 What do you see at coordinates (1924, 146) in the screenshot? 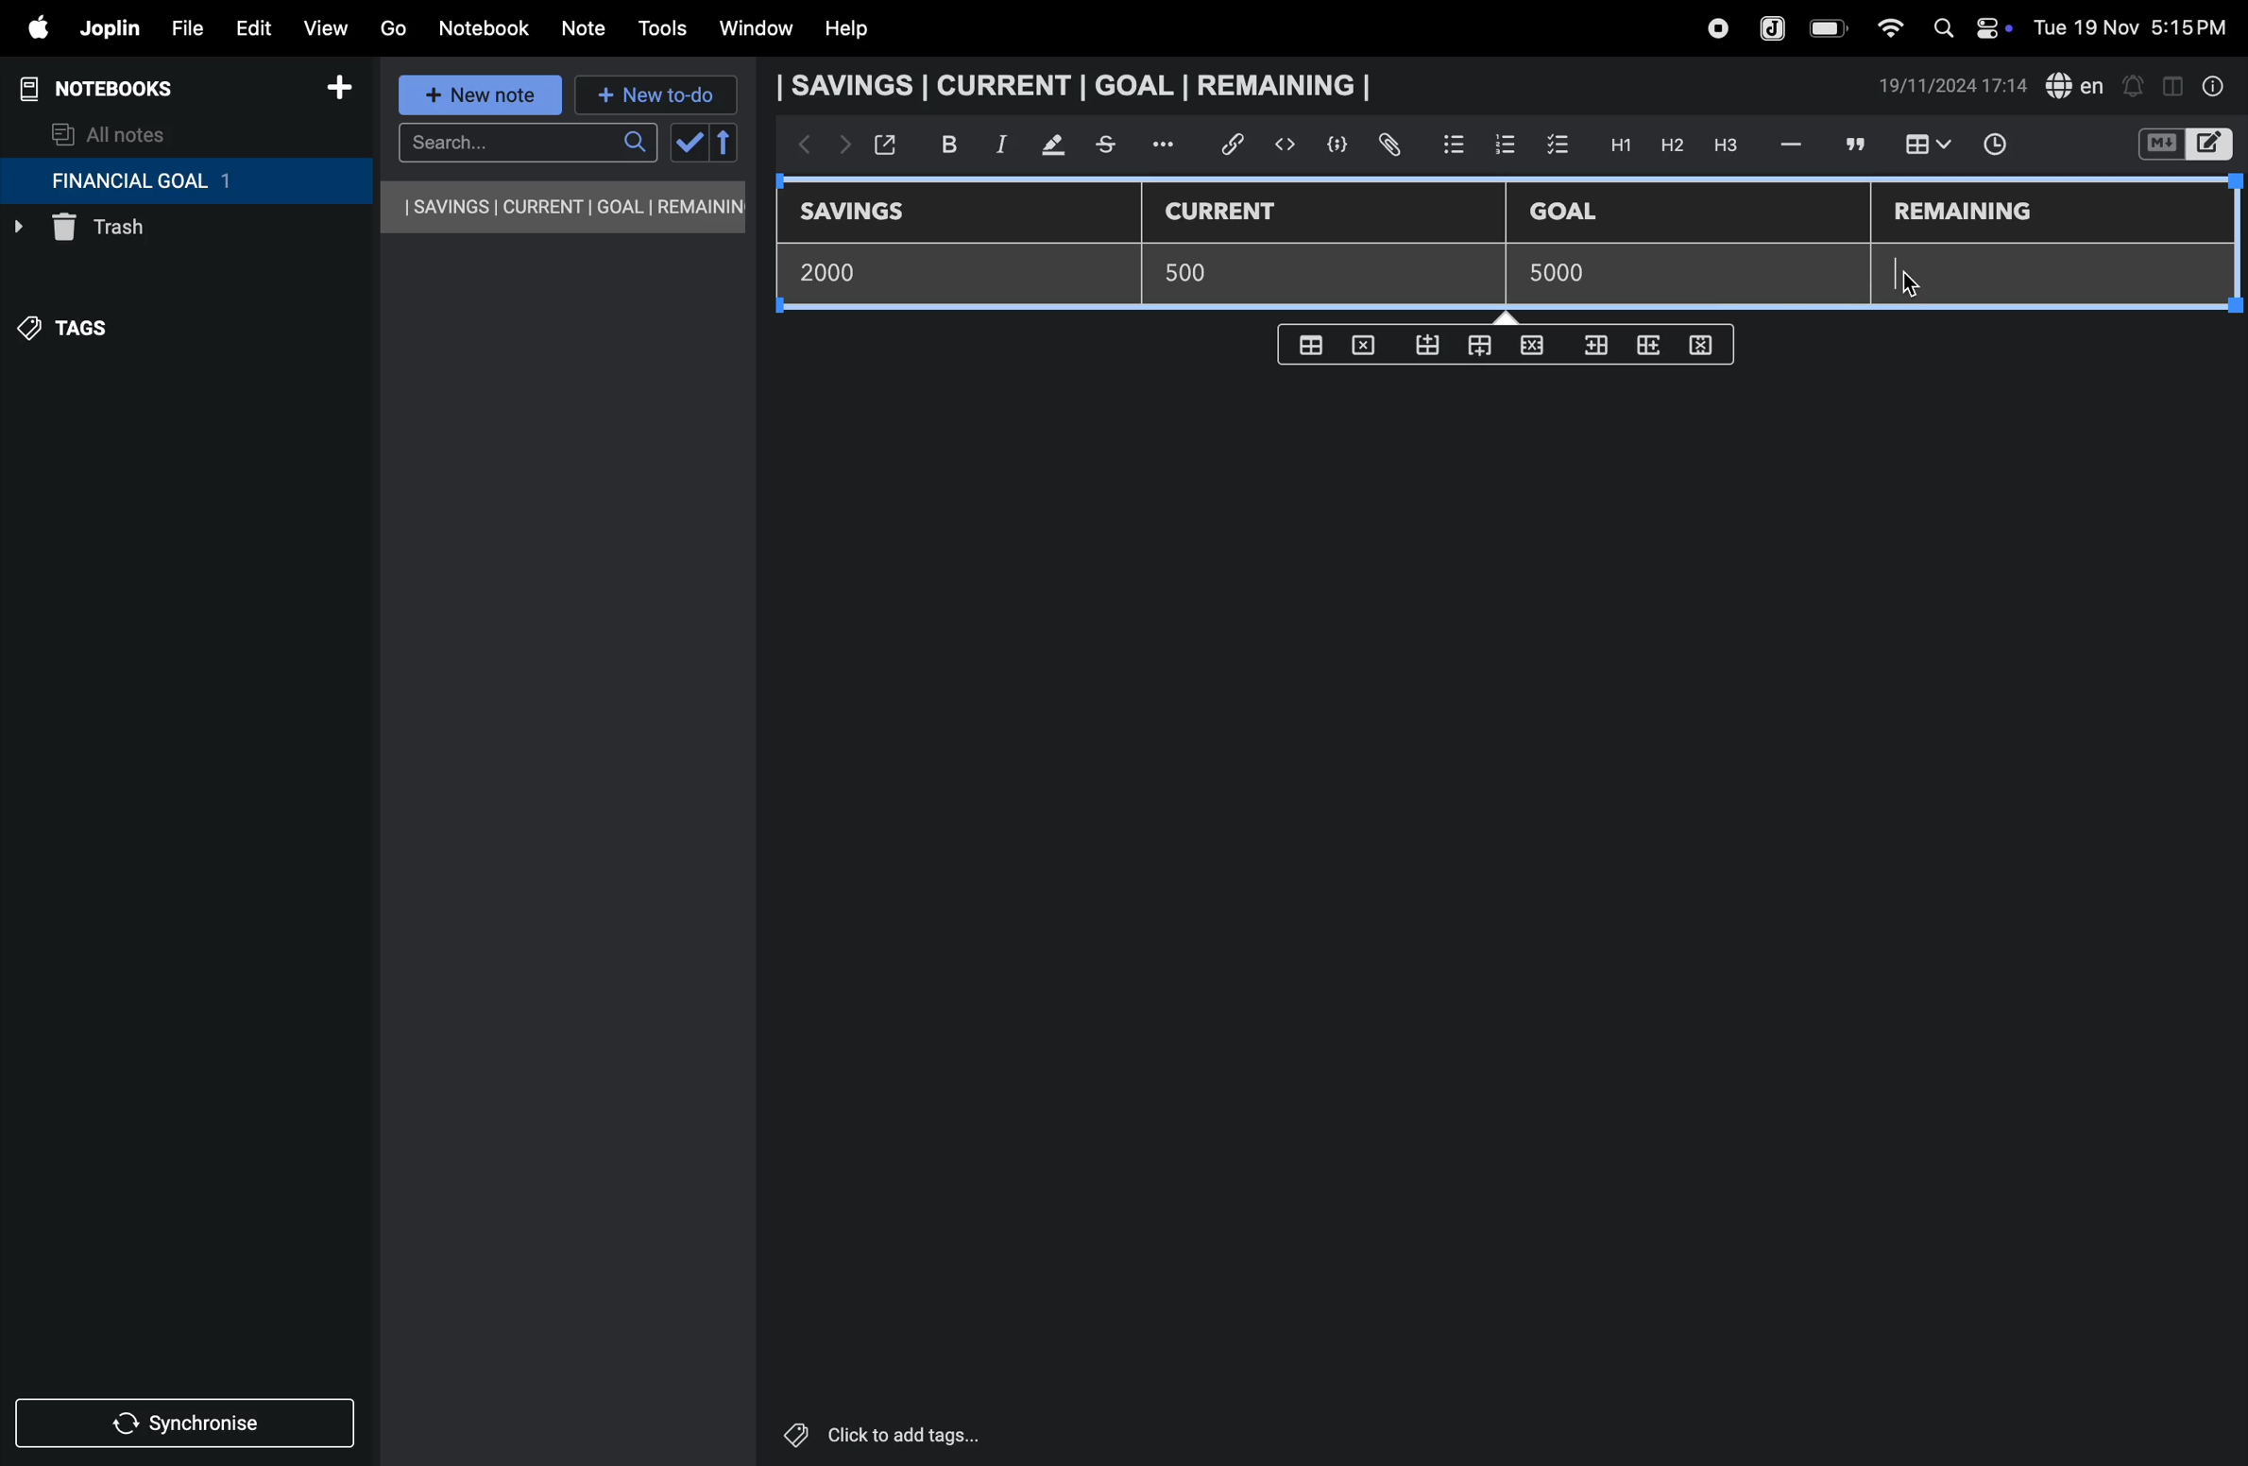
I see `insert table` at bounding box center [1924, 146].